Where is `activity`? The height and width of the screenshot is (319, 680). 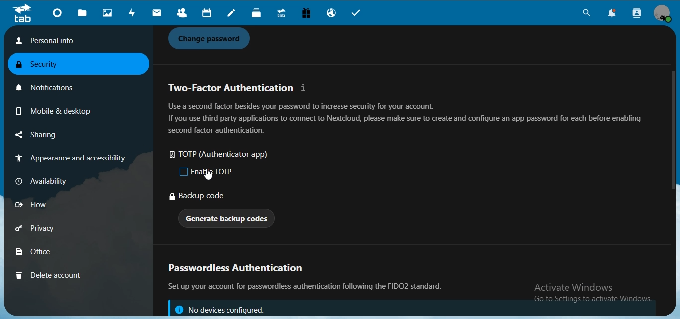
activity is located at coordinates (134, 13).